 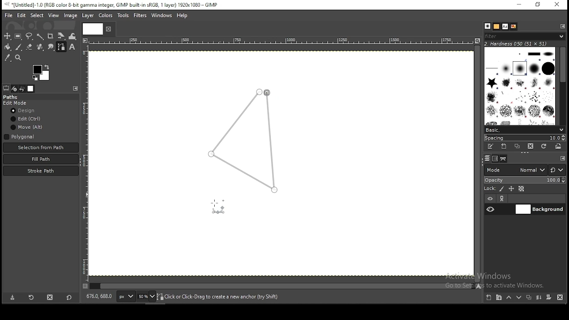 What do you see at coordinates (8, 16) in the screenshot?
I see `file` at bounding box center [8, 16].